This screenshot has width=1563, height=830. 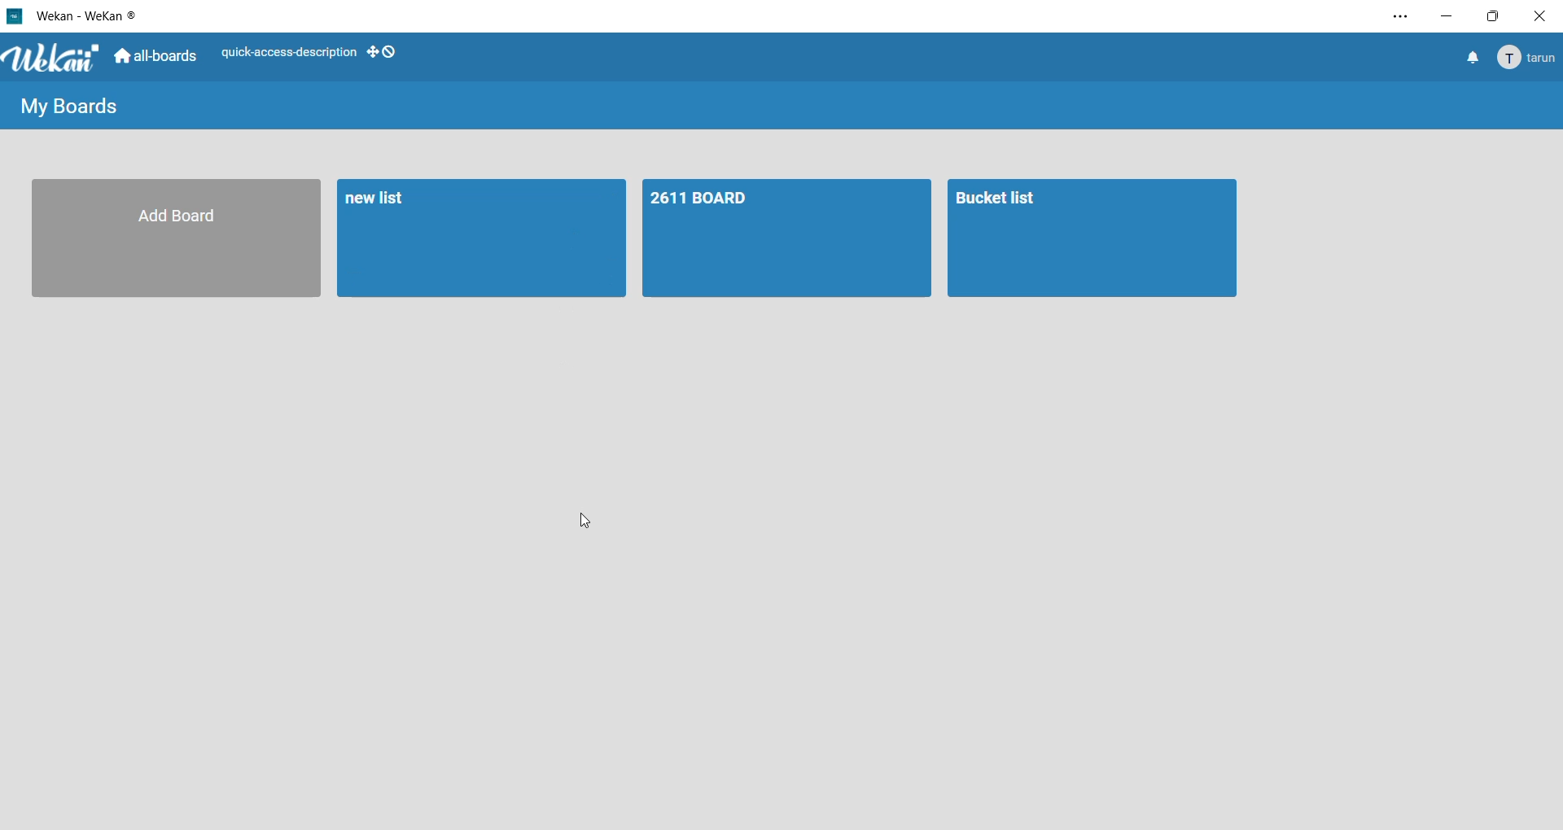 I want to click on quick access description, so click(x=288, y=50).